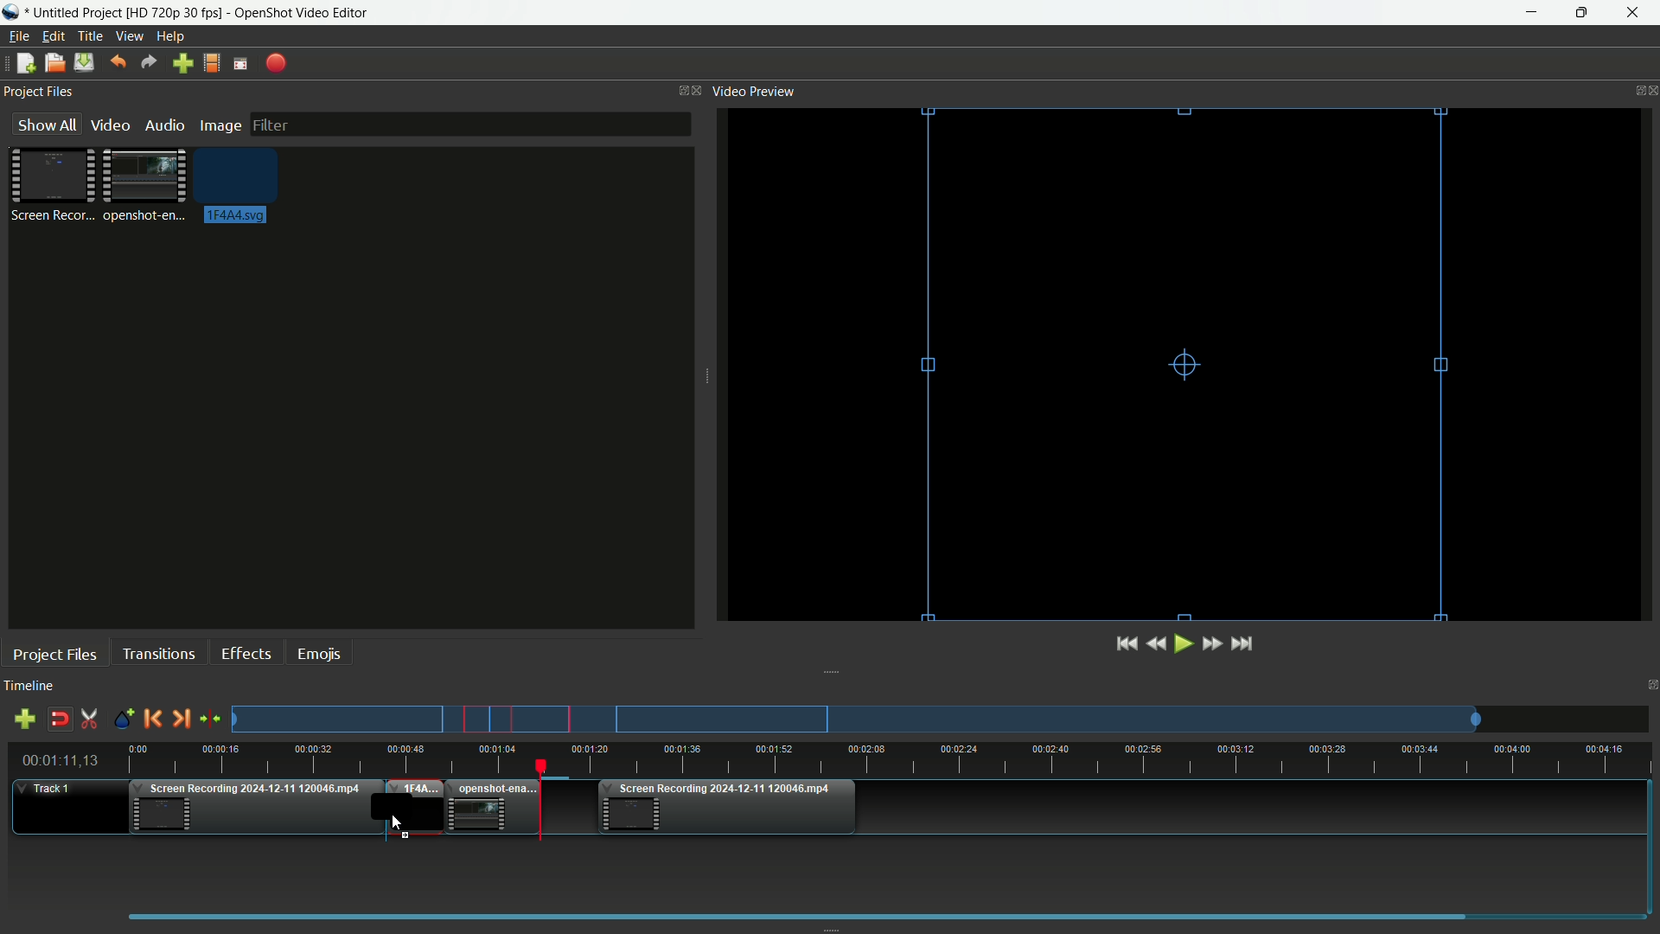 This screenshot has width=1660, height=934. Describe the element at coordinates (184, 65) in the screenshot. I see `Import` at that location.